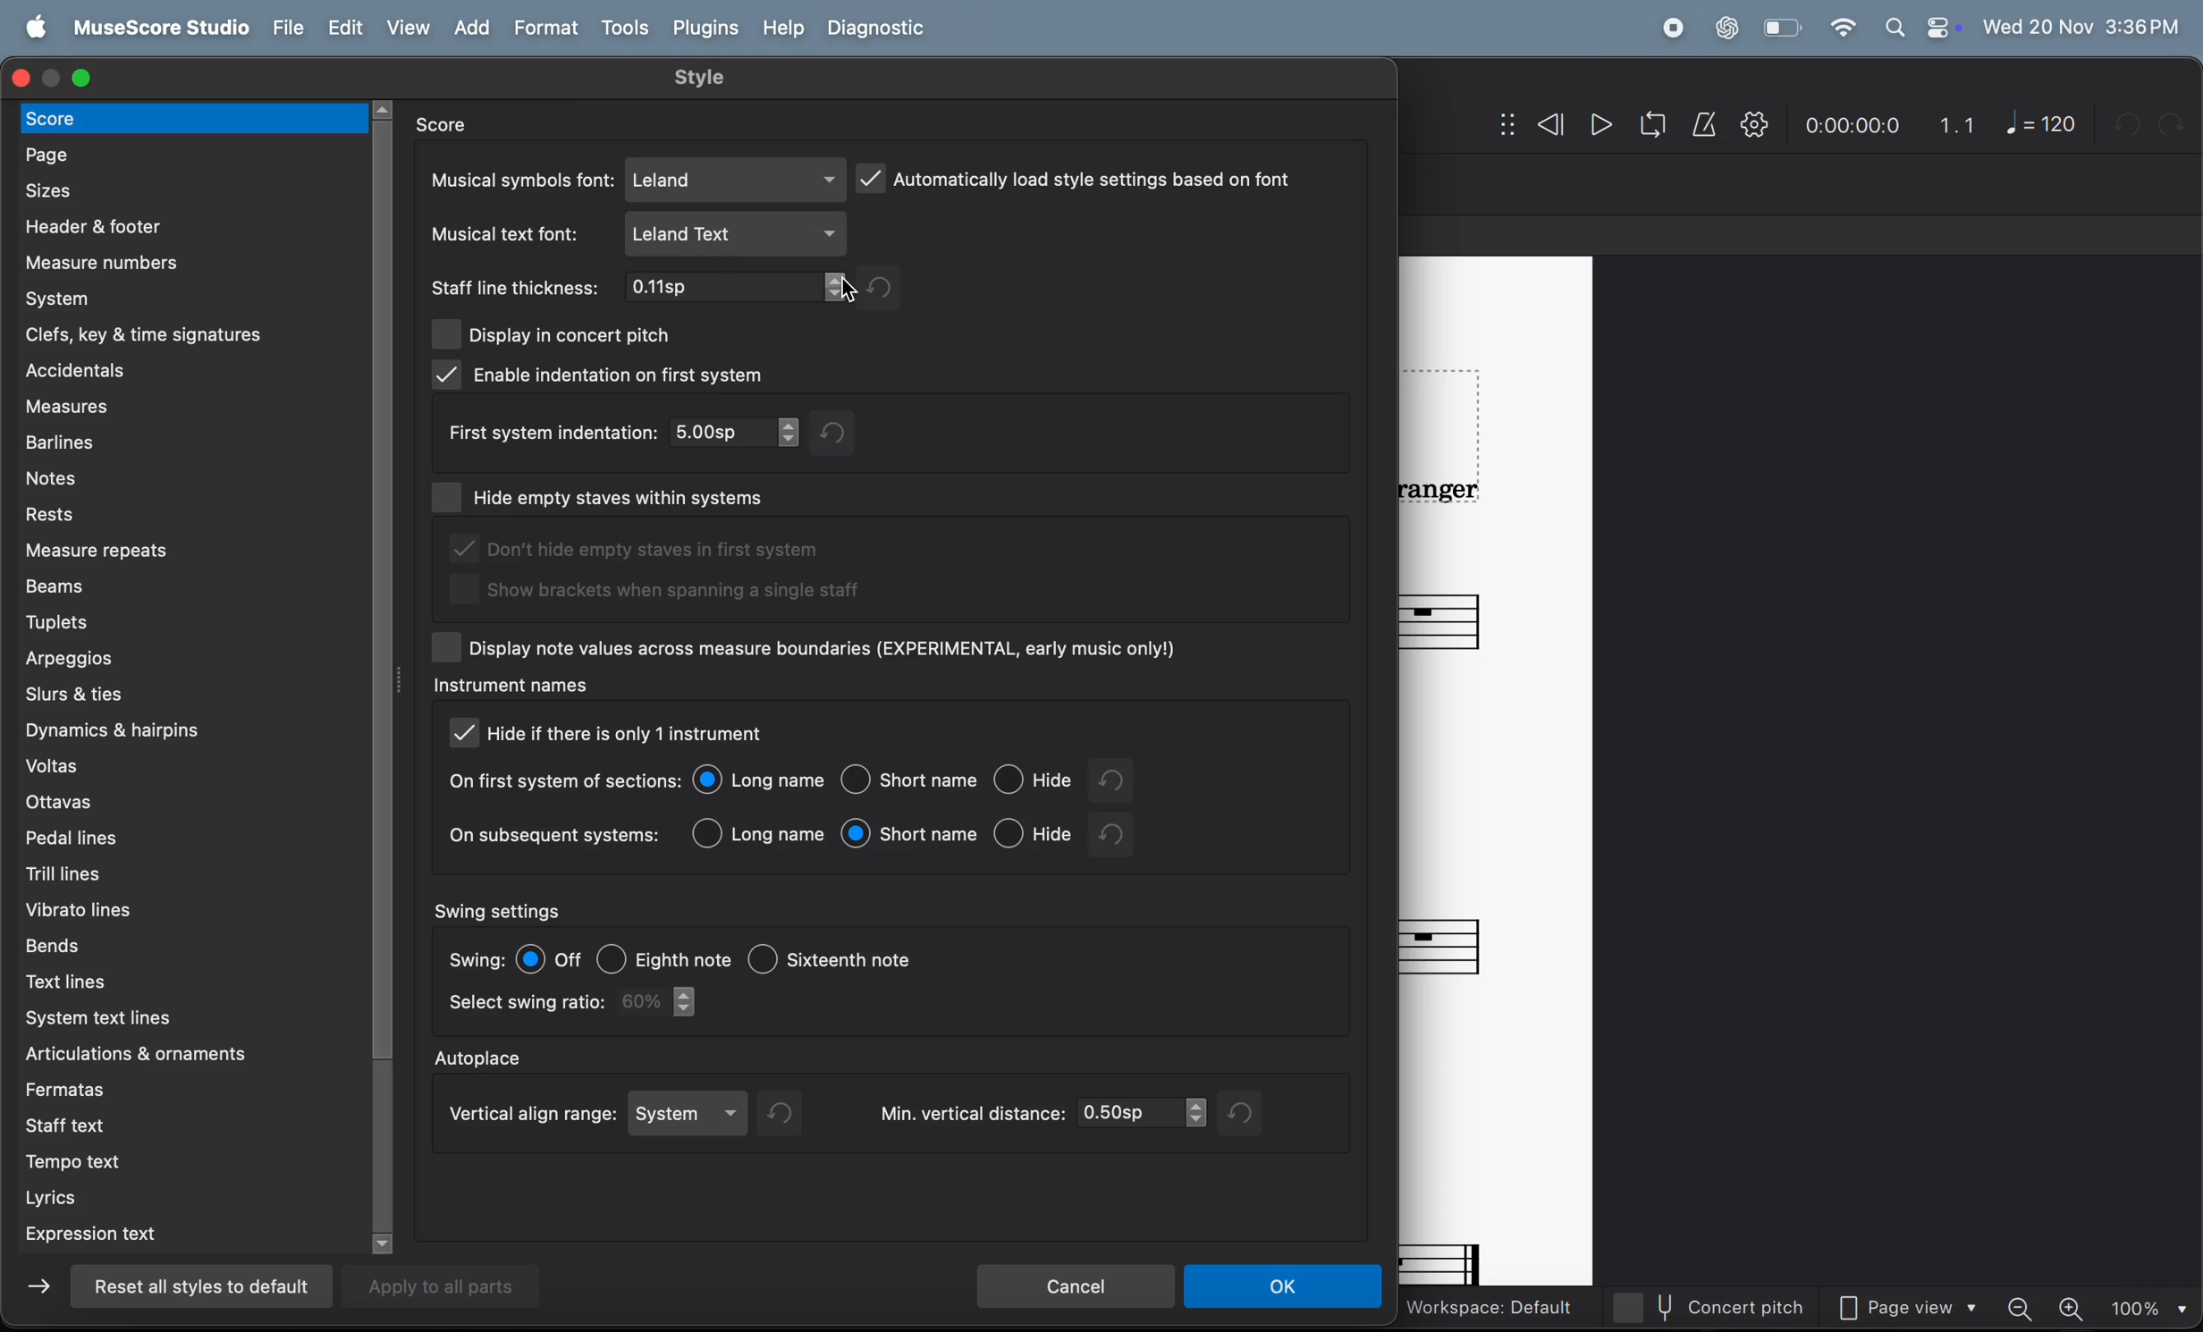  What do you see at coordinates (912, 781) in the screenshot?
I see `short naame` at bounding box center [912, 781].